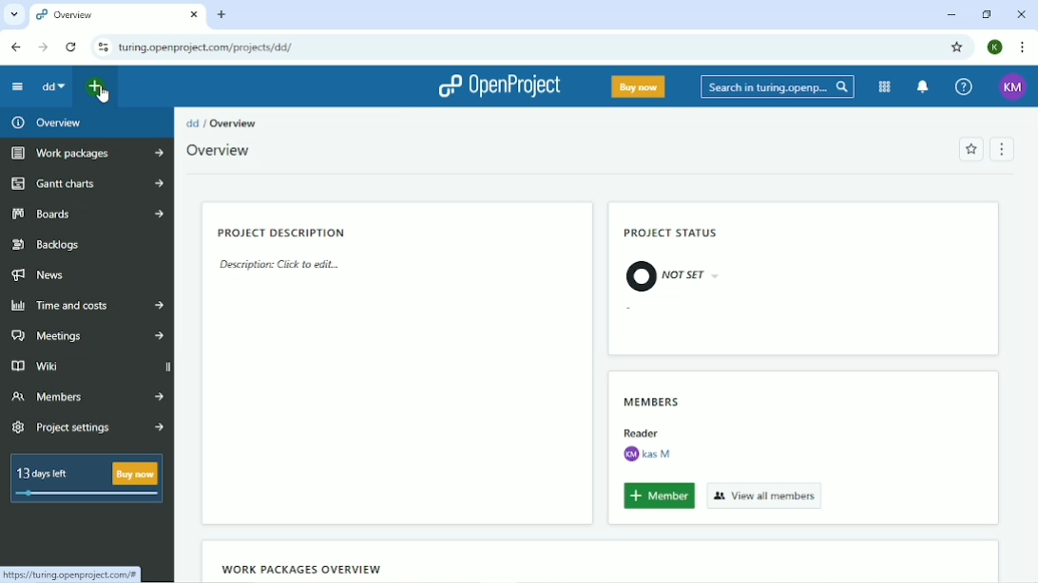 This screenshot has width=1038, height=583. Describe the element at coordinates (971, 149) in the screenshot. I see `Add to favorites` at that location.